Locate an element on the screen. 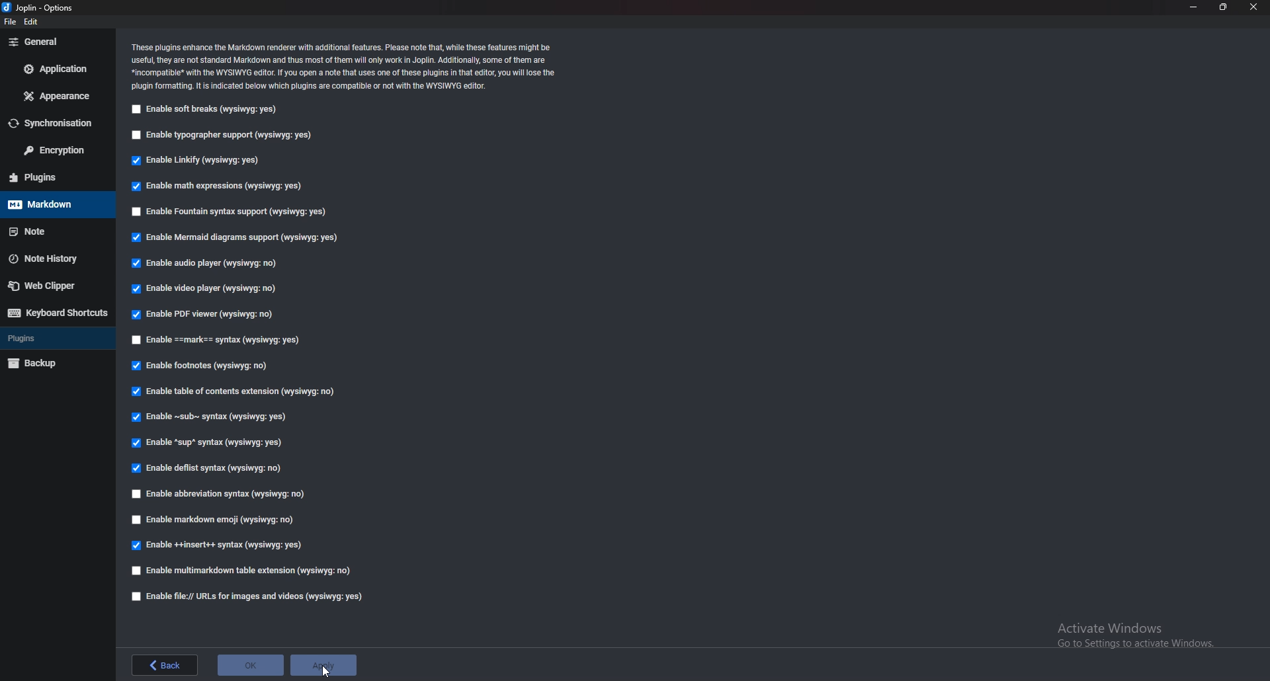  plugins is located at coordinates (54, 177).